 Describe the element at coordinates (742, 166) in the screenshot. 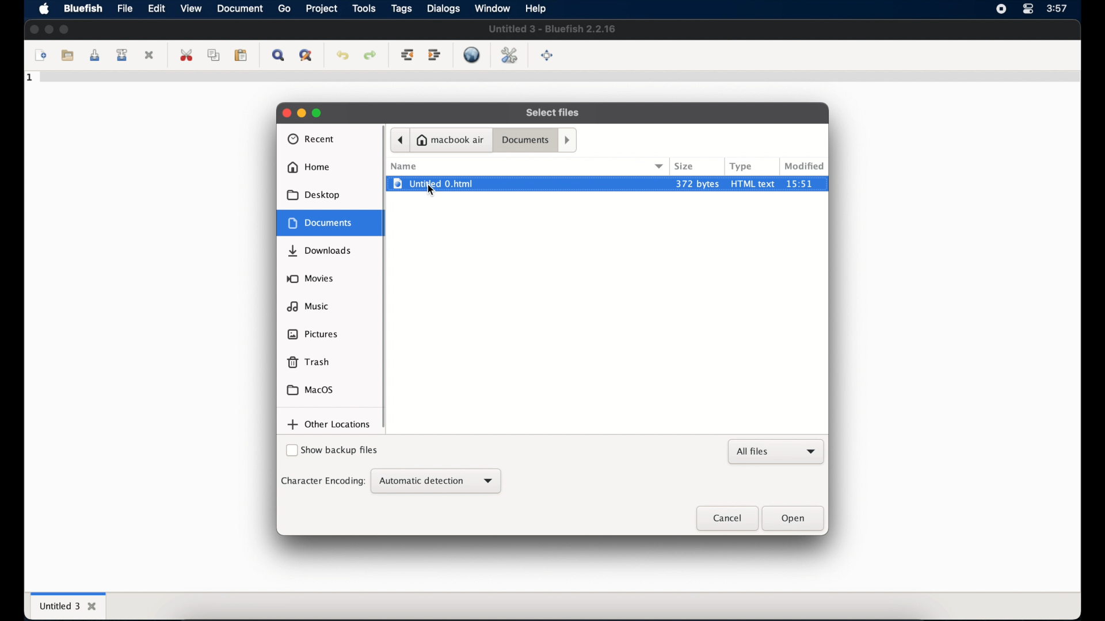

I see `type` at that location.